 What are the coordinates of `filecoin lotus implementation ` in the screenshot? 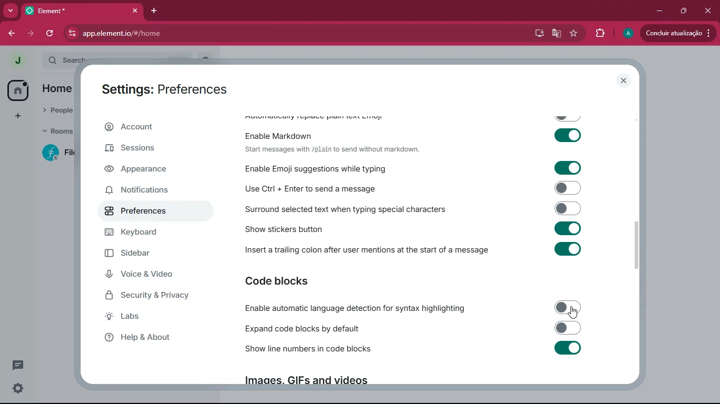 It's located at (60, 154).